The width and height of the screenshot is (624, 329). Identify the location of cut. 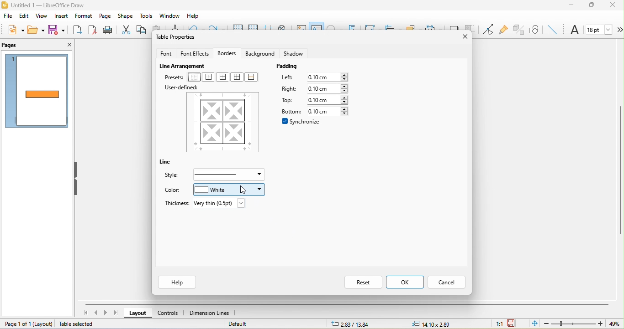
(126, 29).